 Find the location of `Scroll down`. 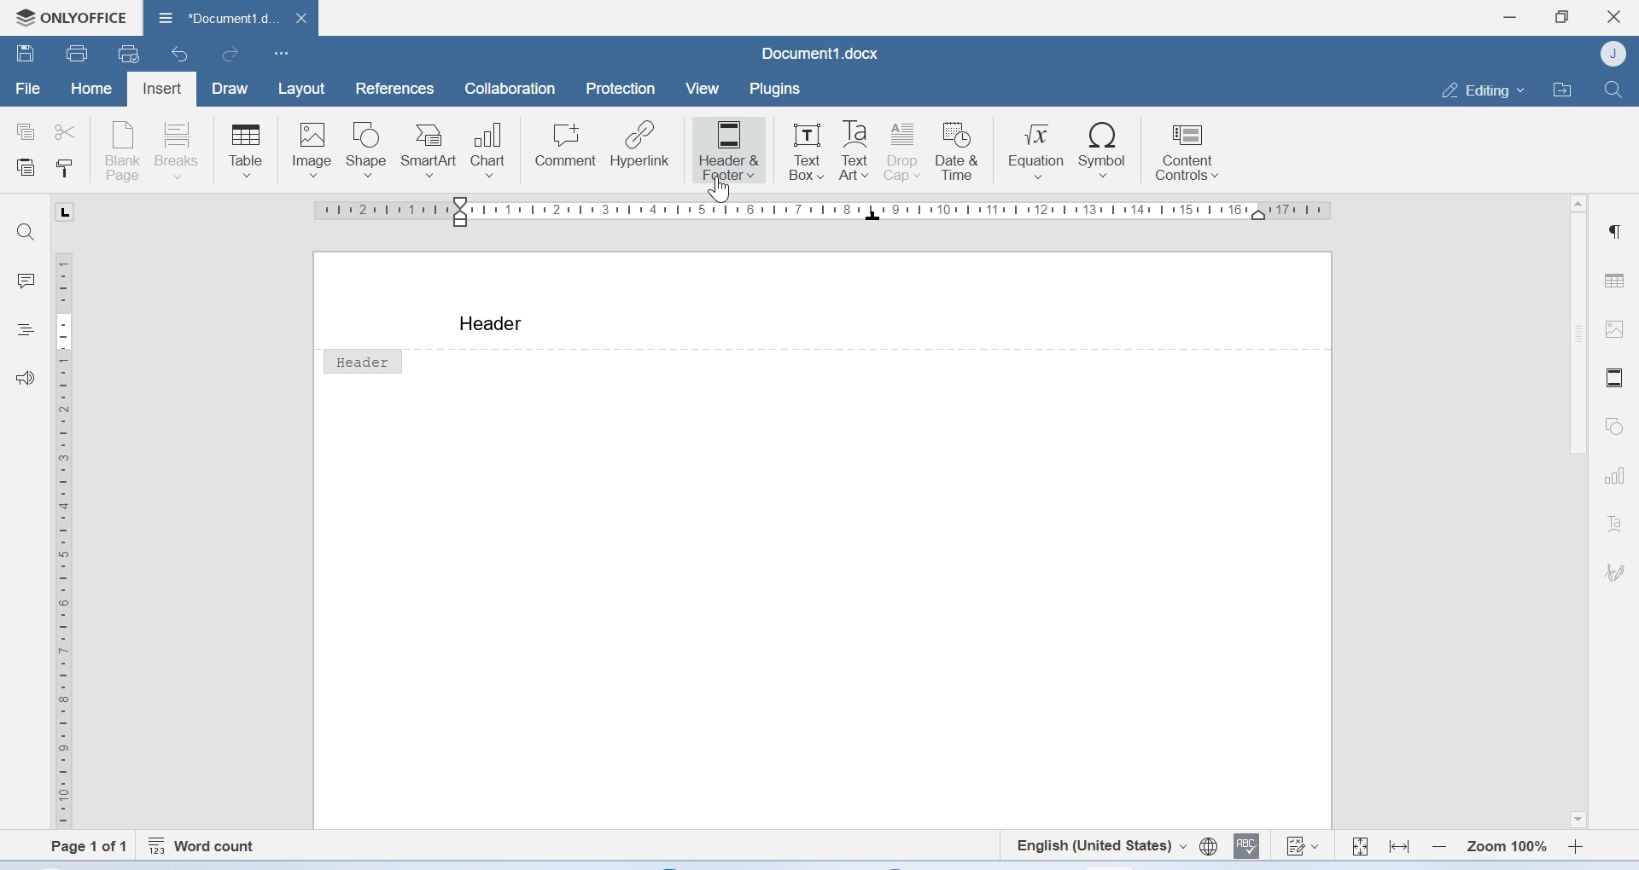

Scroll down is located at coordinates (1576, 820).